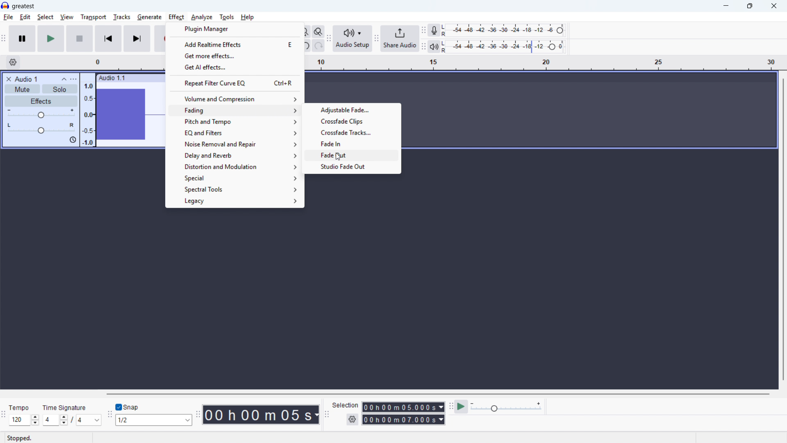 The height and width of the screenshot is (443, 787). I want to click on Pause , so click(22, 39).